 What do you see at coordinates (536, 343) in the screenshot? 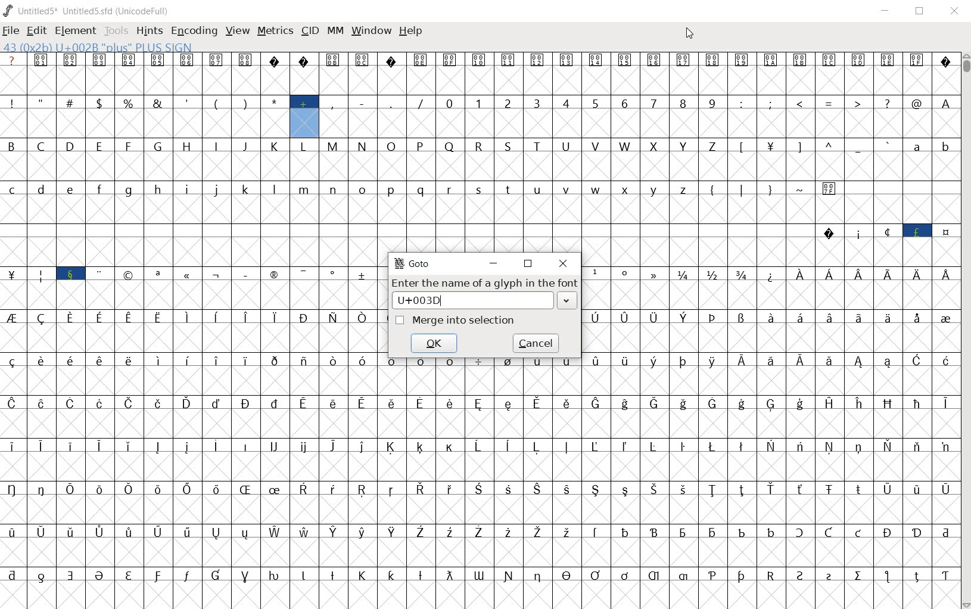
I see `cancel` at bounding box center [536, 343].